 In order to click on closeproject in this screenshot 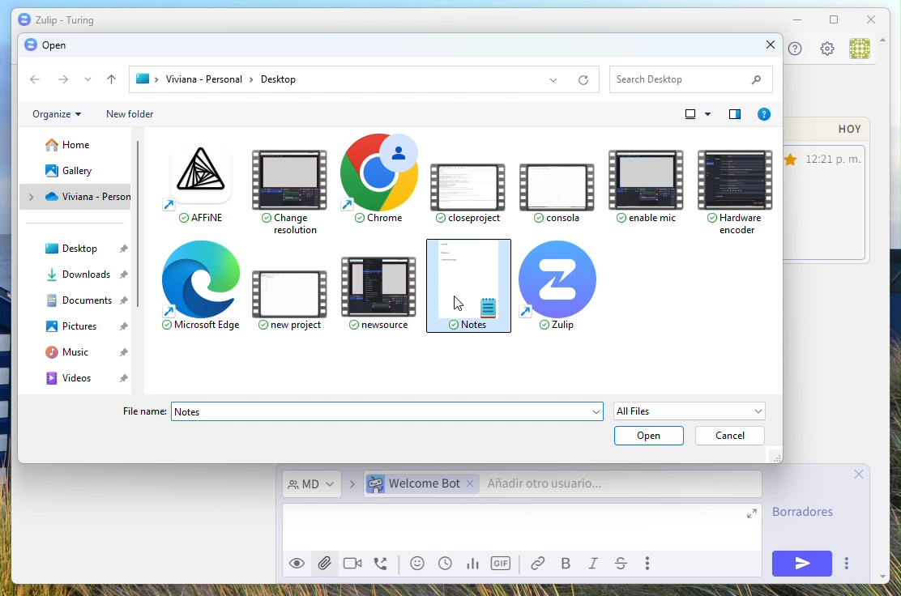, I will do `click(468, 186)`.